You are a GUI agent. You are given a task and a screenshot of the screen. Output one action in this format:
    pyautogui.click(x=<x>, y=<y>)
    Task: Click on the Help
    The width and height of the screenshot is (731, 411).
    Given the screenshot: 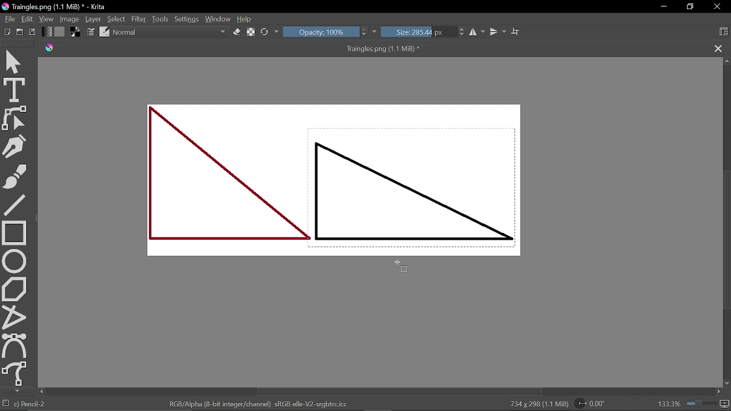 What is the action you would take?
    pyautogui.click(x=246, y=19)
    